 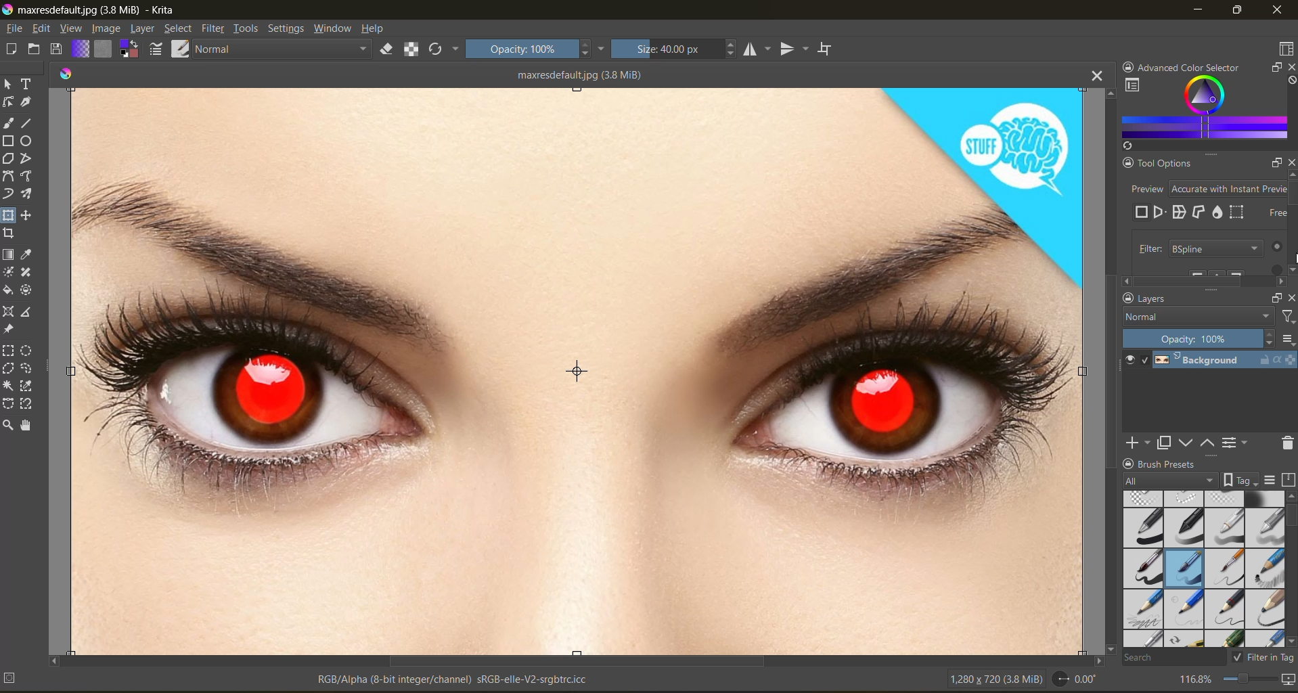 What do you see at coordinates (179, 28) in the screenshot?
I see `select` at bounding box center [179, 28].